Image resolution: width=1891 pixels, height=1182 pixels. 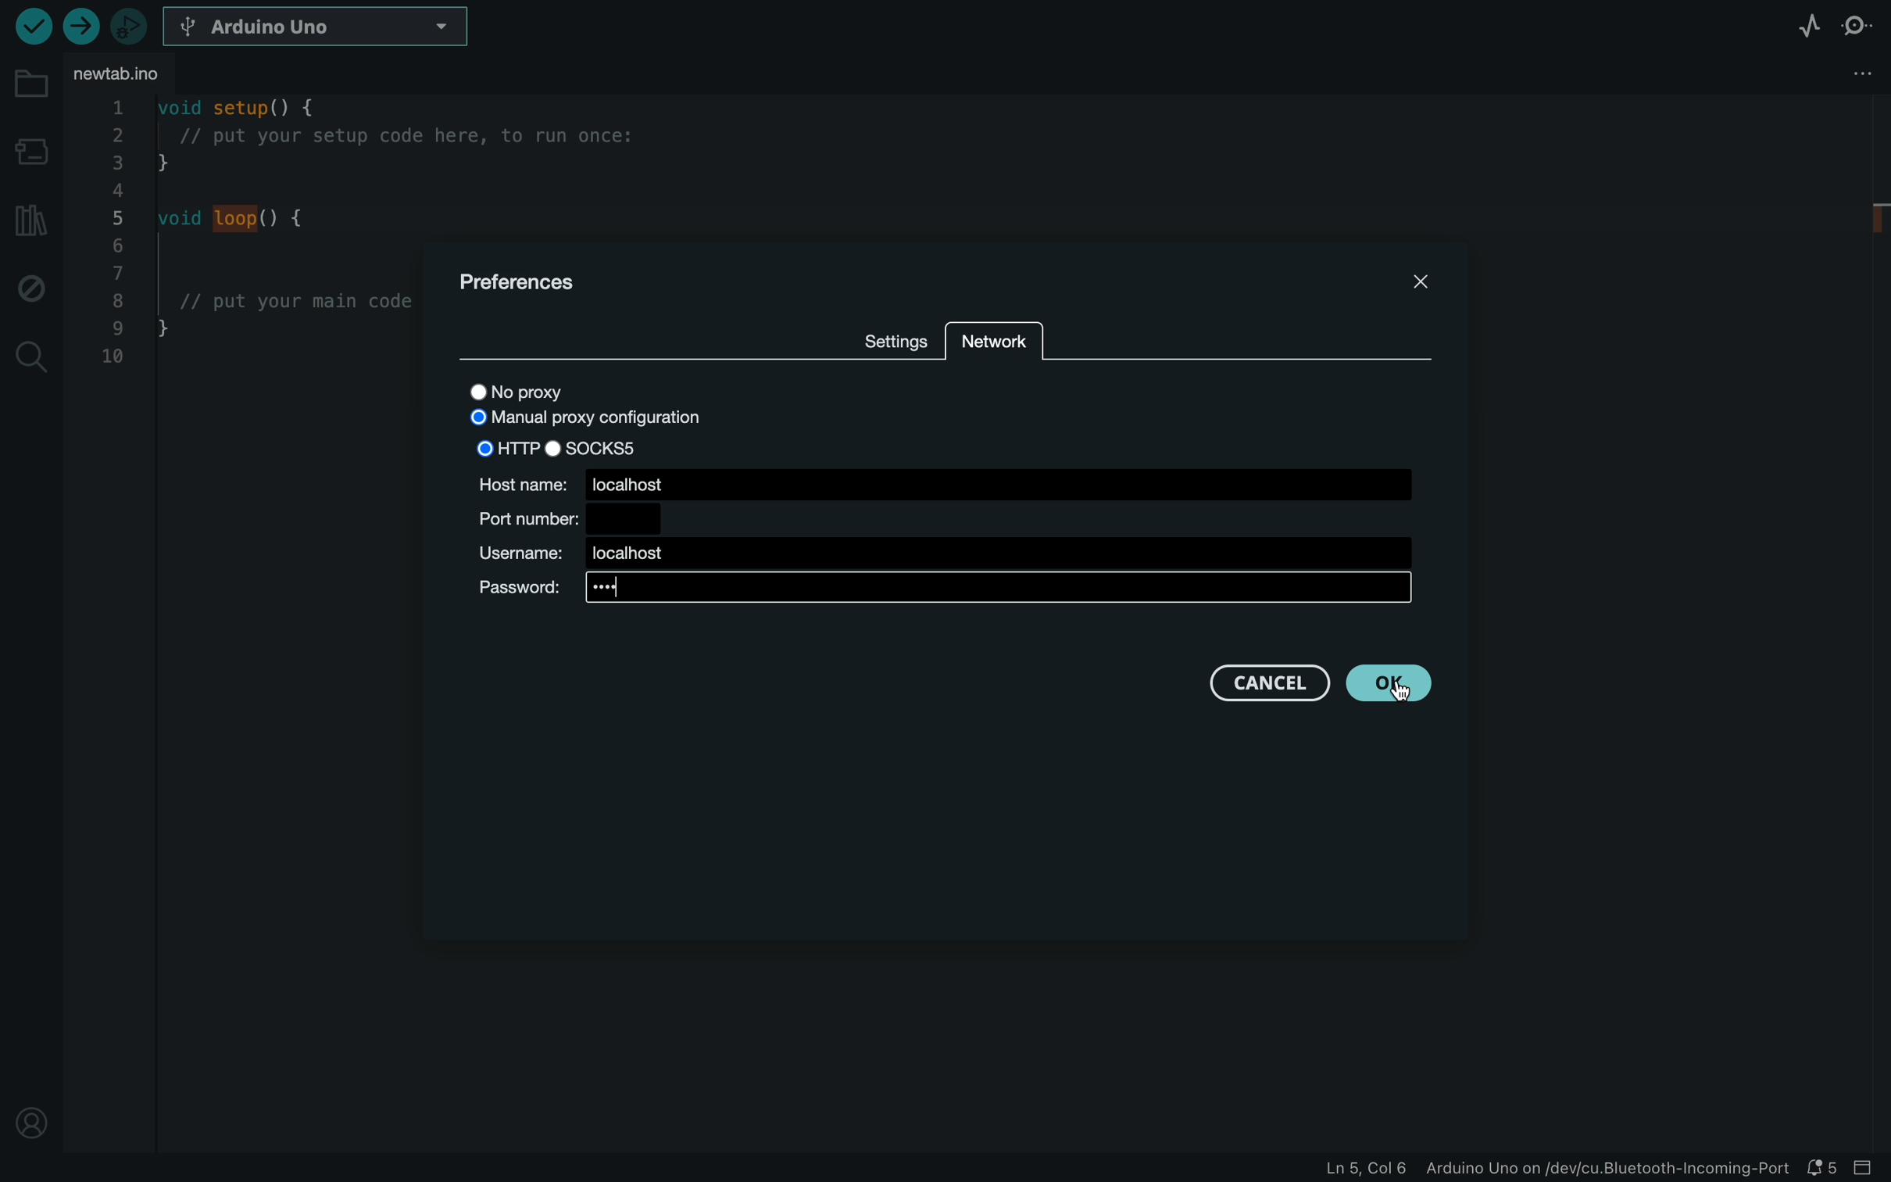 What do you see at coordinates (1824, 1167) in the screenshot?
I see `notification` at bounding box center [1824, 1167].